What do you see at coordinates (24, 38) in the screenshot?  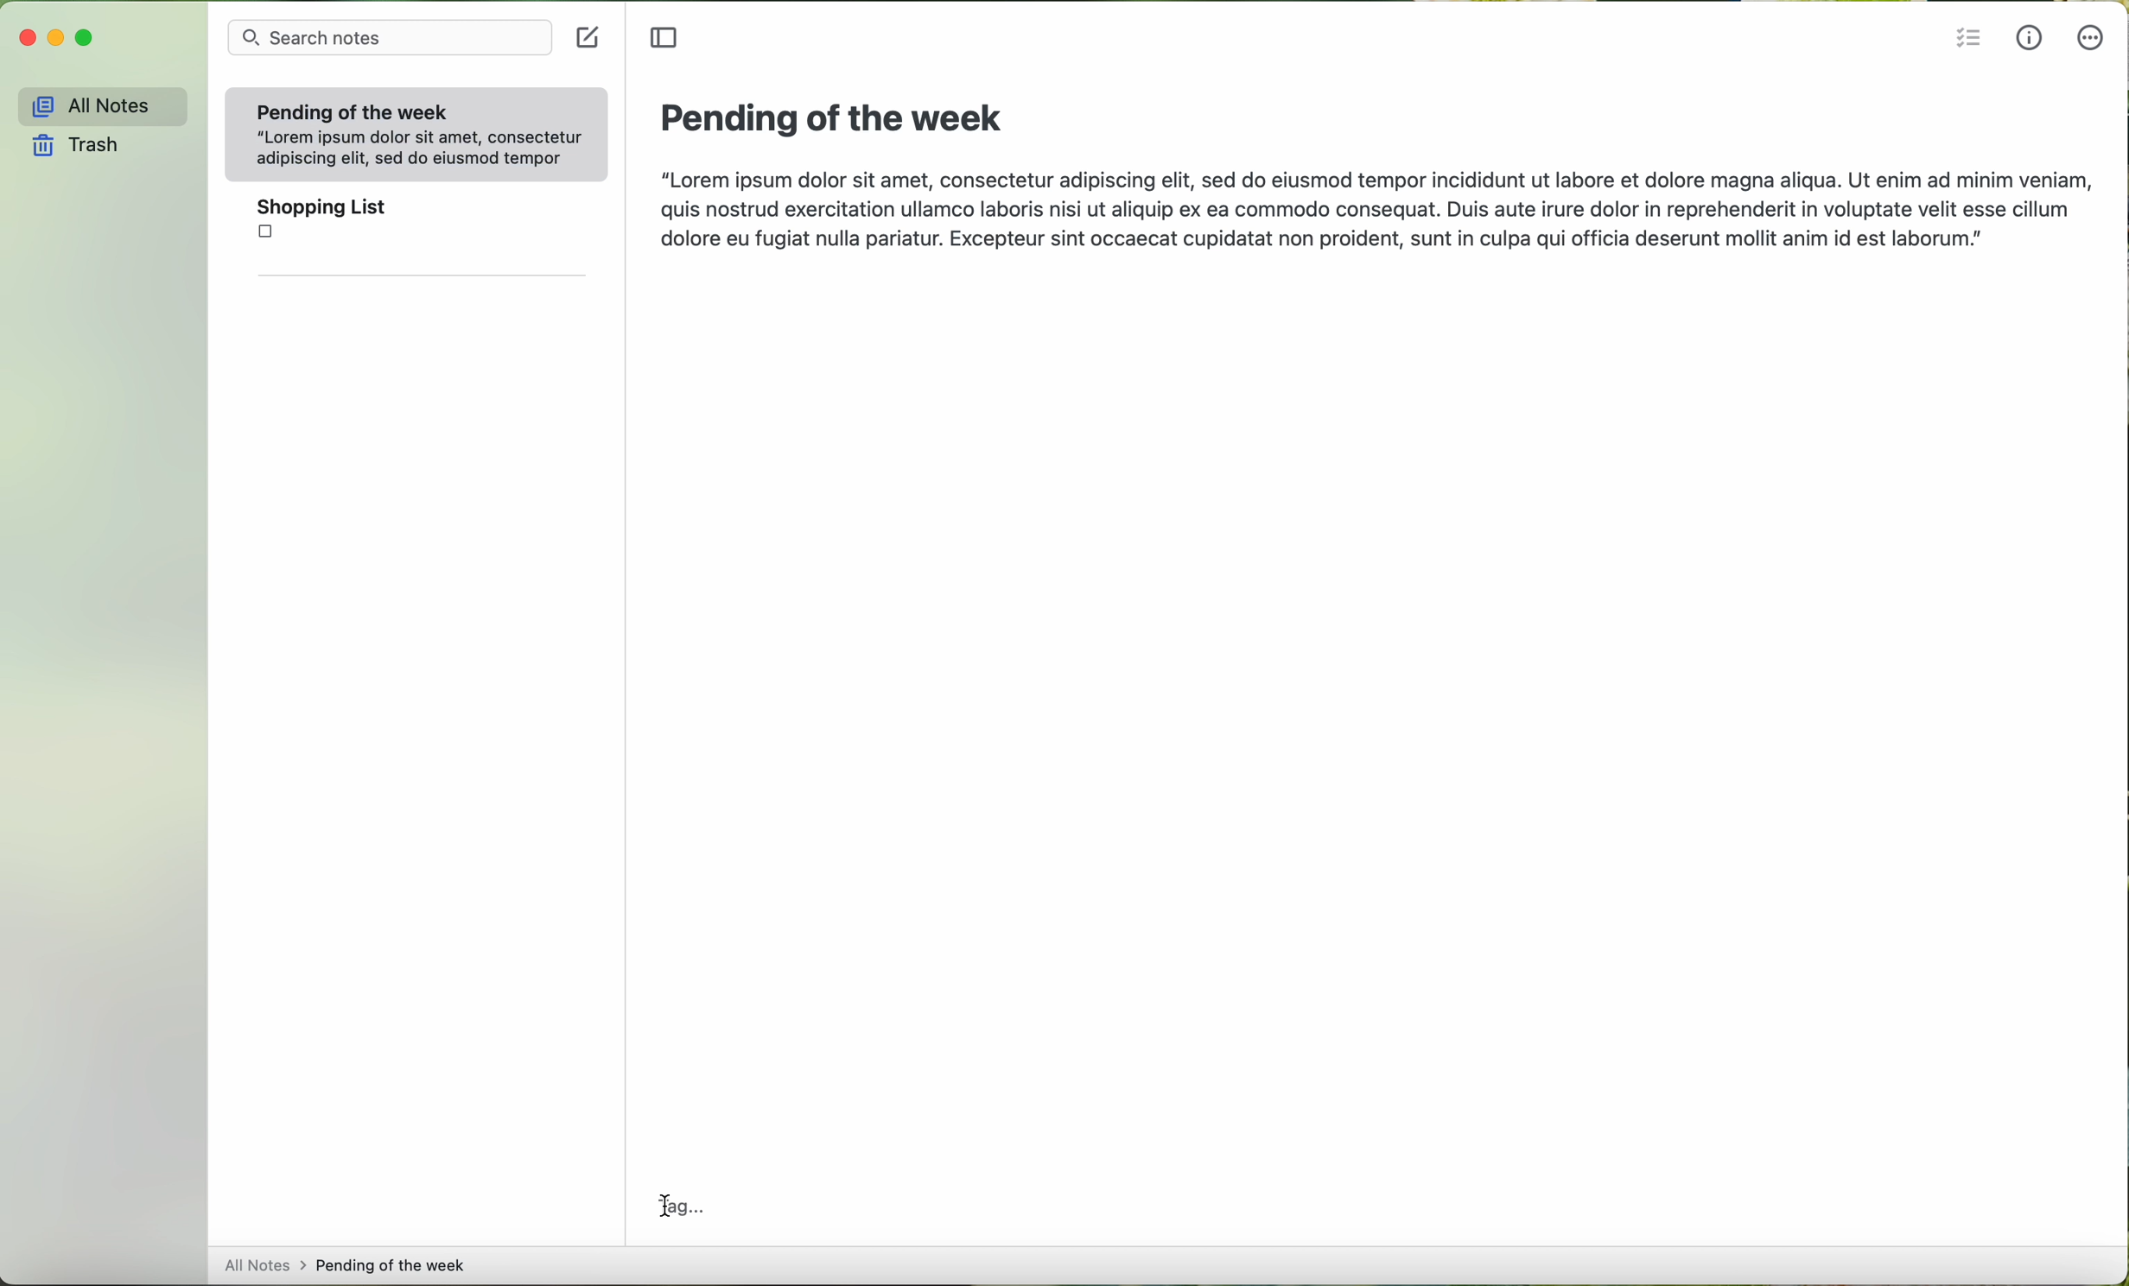 I see `close program` at bounding box center [24, 38].